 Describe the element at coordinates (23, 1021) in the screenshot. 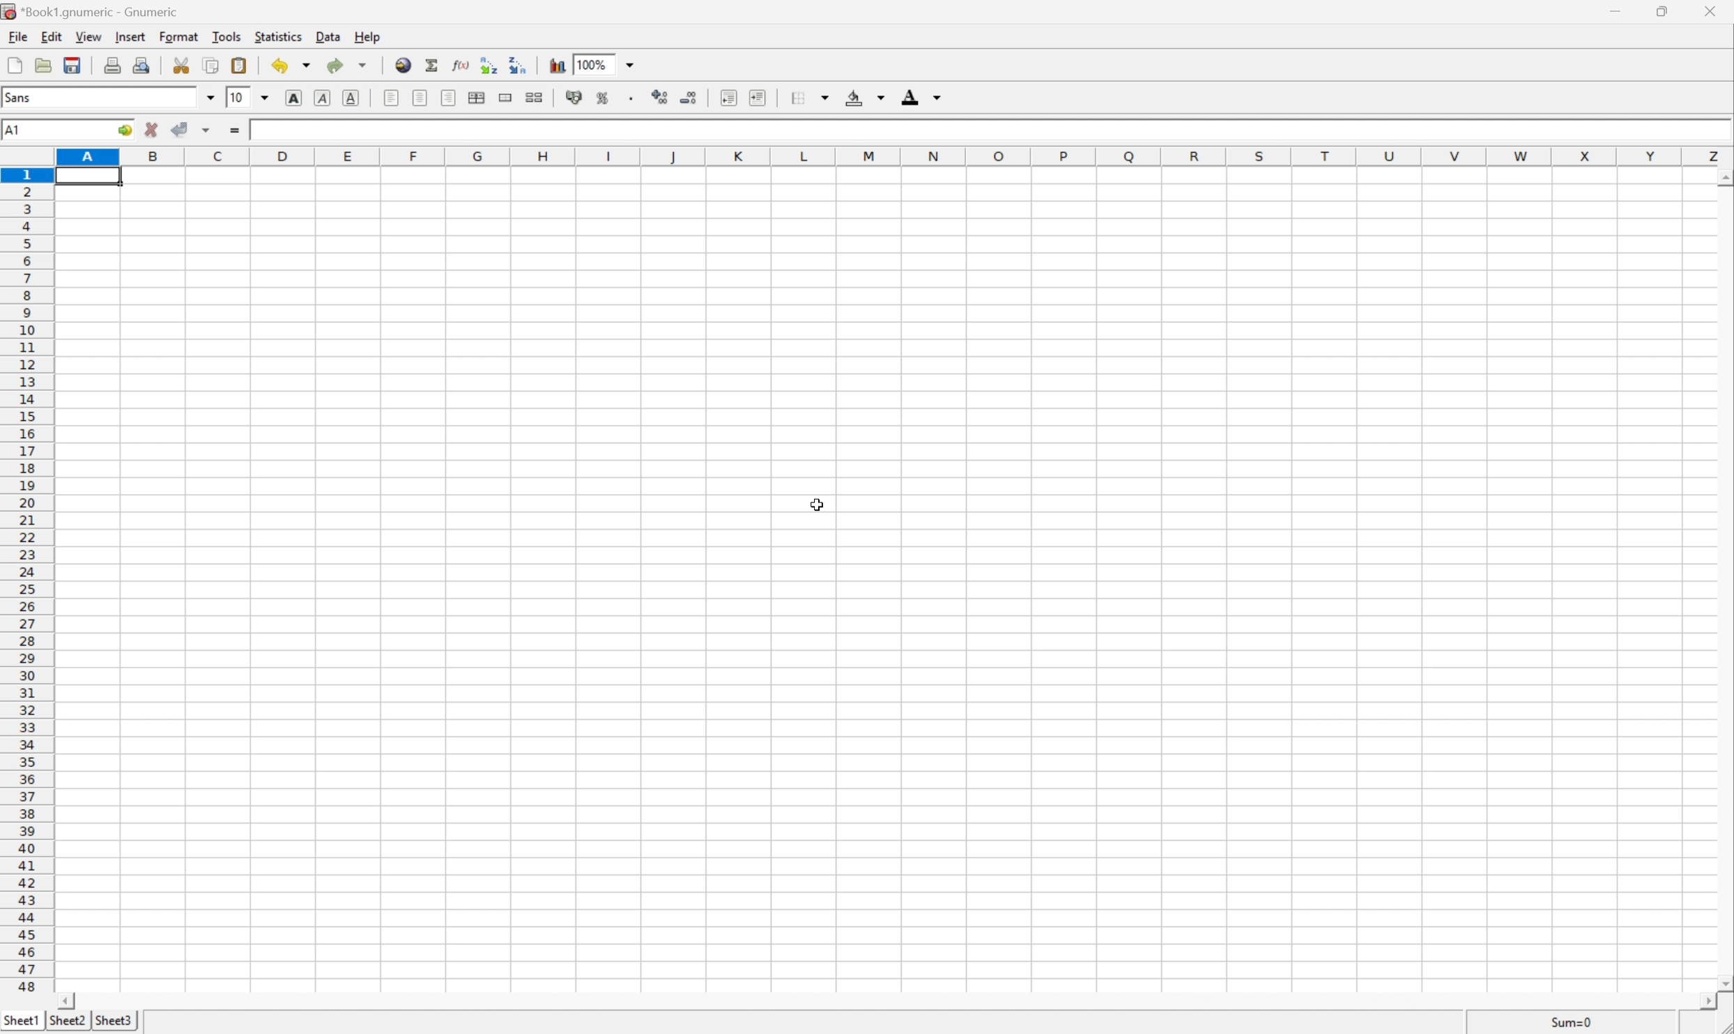

I see `Sheet1` at that location.